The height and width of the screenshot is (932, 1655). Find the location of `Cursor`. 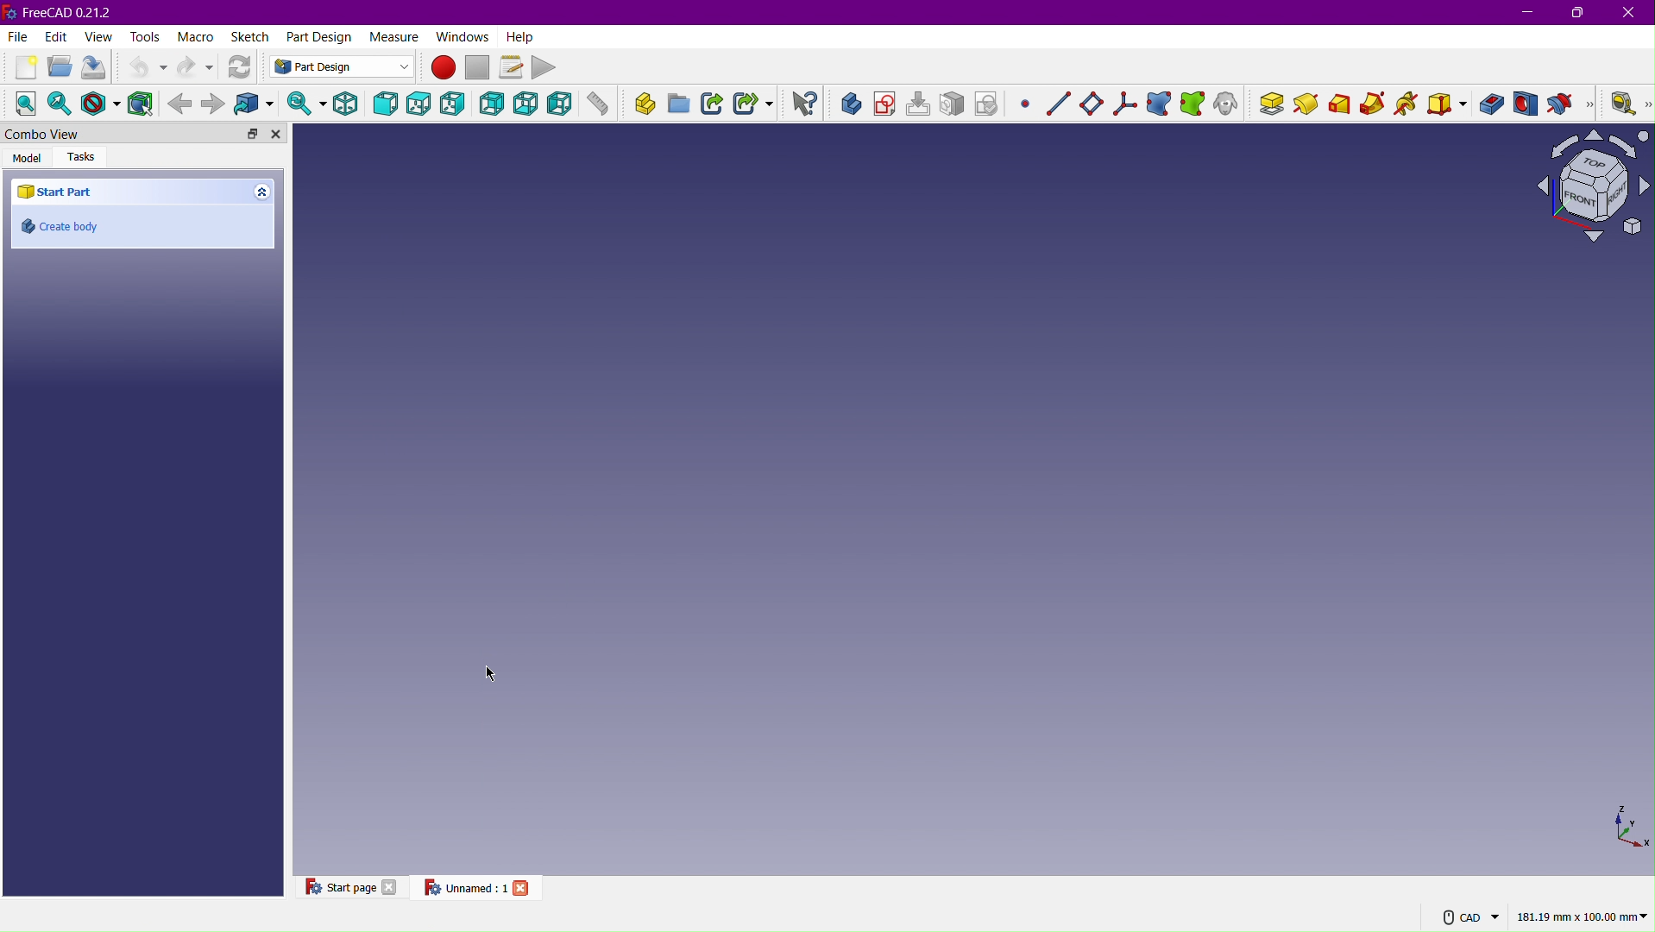

Cursor is located at coordinates (496, 666).